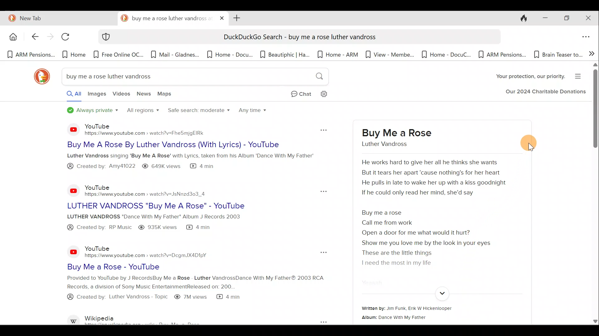  Describe the element at coordinates (121, 96) in the screenshot. I see `Videos` at that location.